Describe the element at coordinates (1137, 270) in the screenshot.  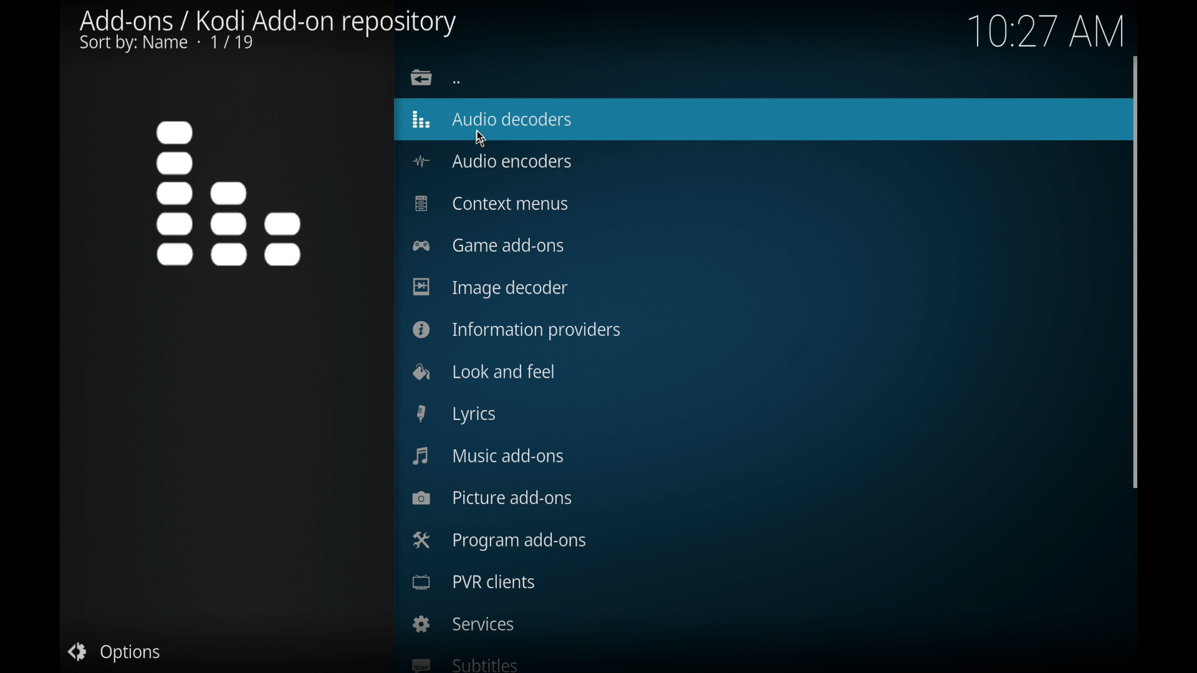
I see `scroll box` at that location.